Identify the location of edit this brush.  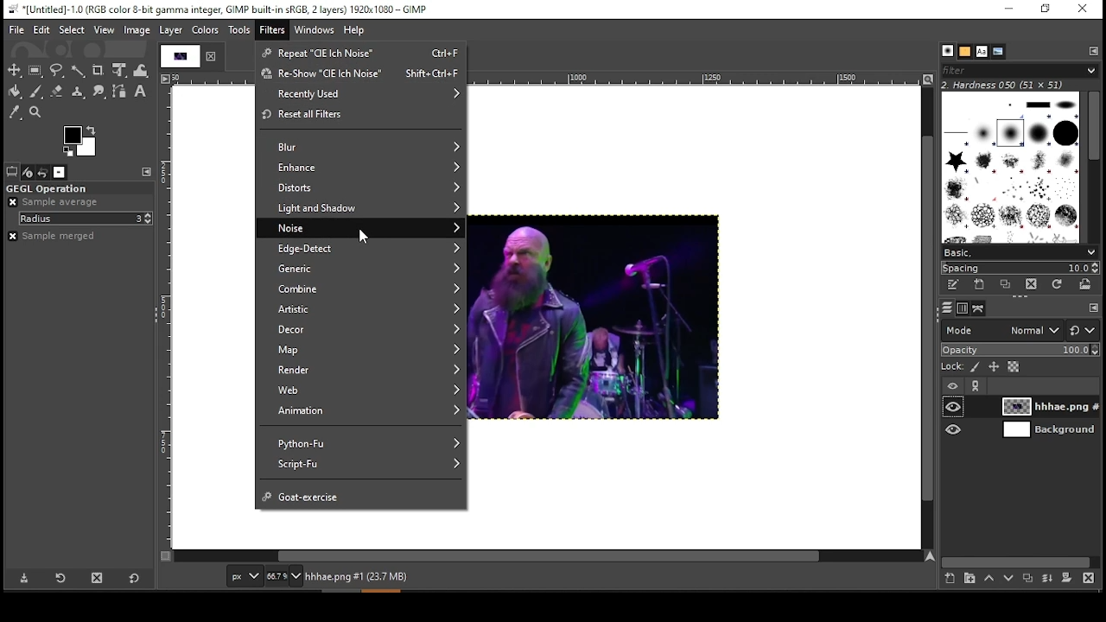
(957, 287).